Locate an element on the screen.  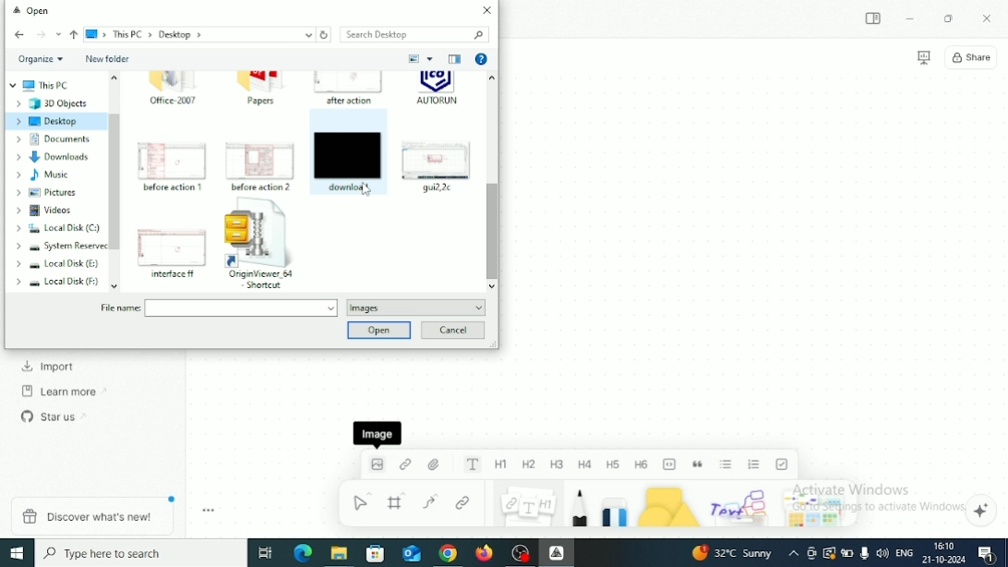
More options is located at coordinates (432, 58).